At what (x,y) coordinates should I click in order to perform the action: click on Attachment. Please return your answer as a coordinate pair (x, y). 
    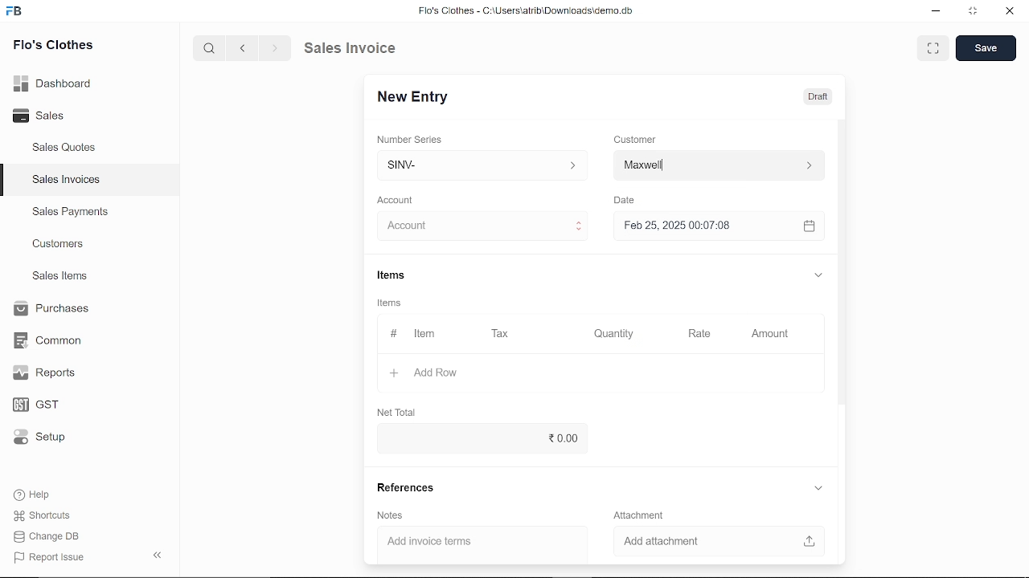
    Looking at the image, I should click on (642, 515).